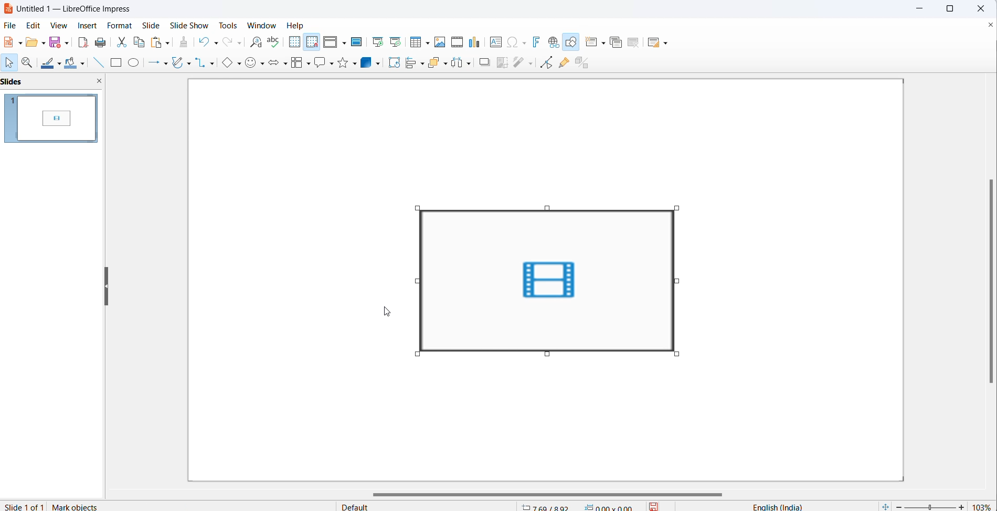 The image size is (997, 511). Describe the element at coordinates (320, 63) in the screenshot. I see `callout shapes` at that location.